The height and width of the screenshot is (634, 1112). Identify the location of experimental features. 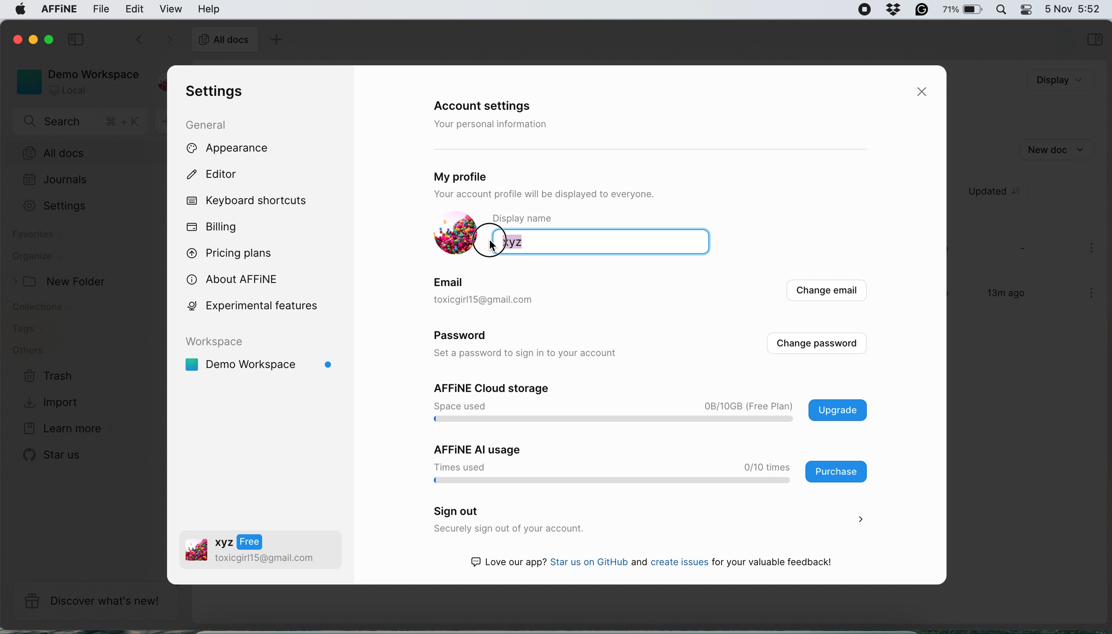
(264, 305).